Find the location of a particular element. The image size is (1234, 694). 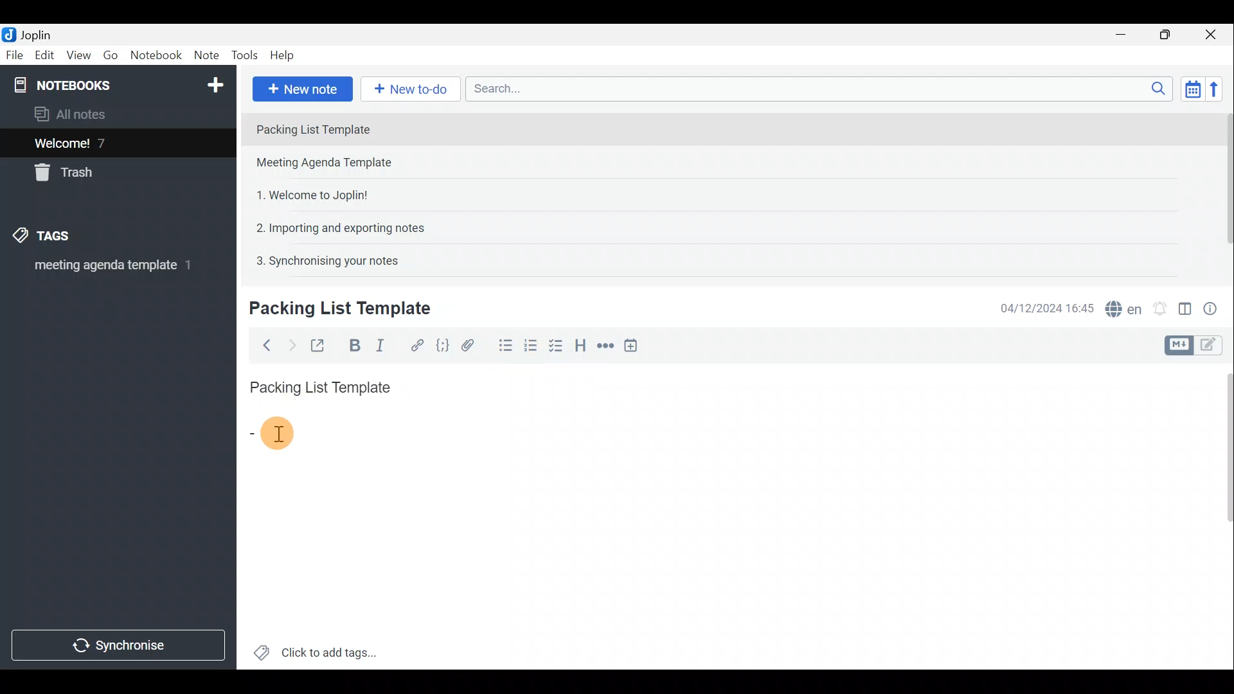

Toggle external editing is located at coordinates (319, 344).